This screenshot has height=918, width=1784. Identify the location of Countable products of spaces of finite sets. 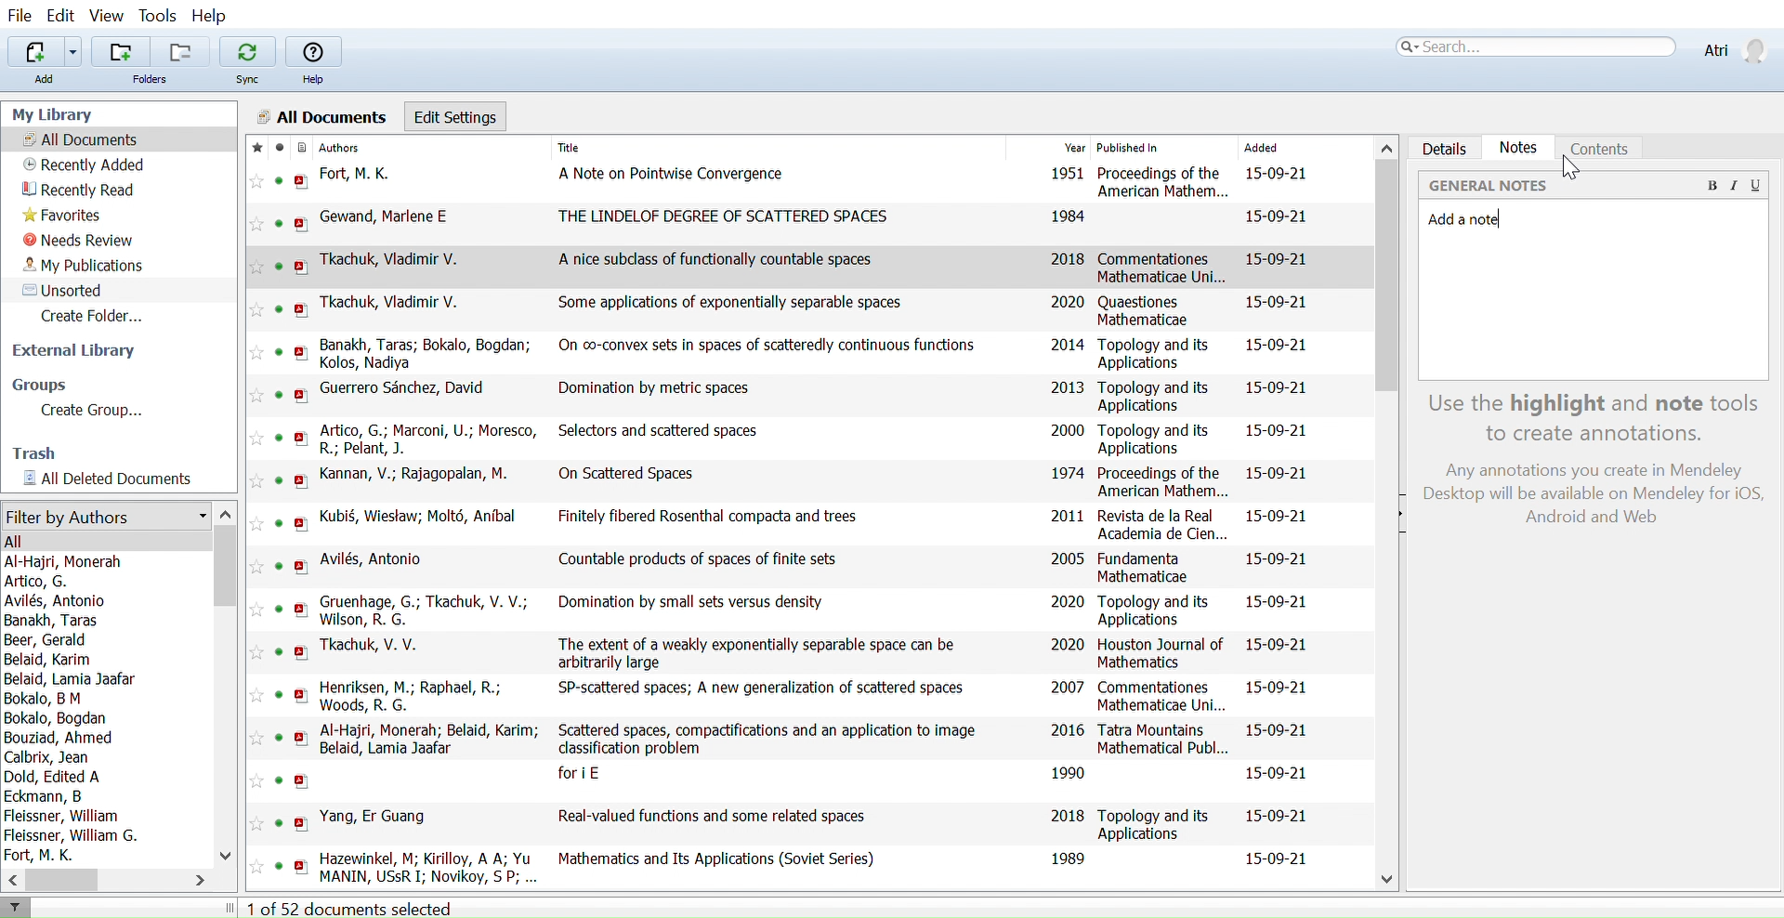
(699, 560).